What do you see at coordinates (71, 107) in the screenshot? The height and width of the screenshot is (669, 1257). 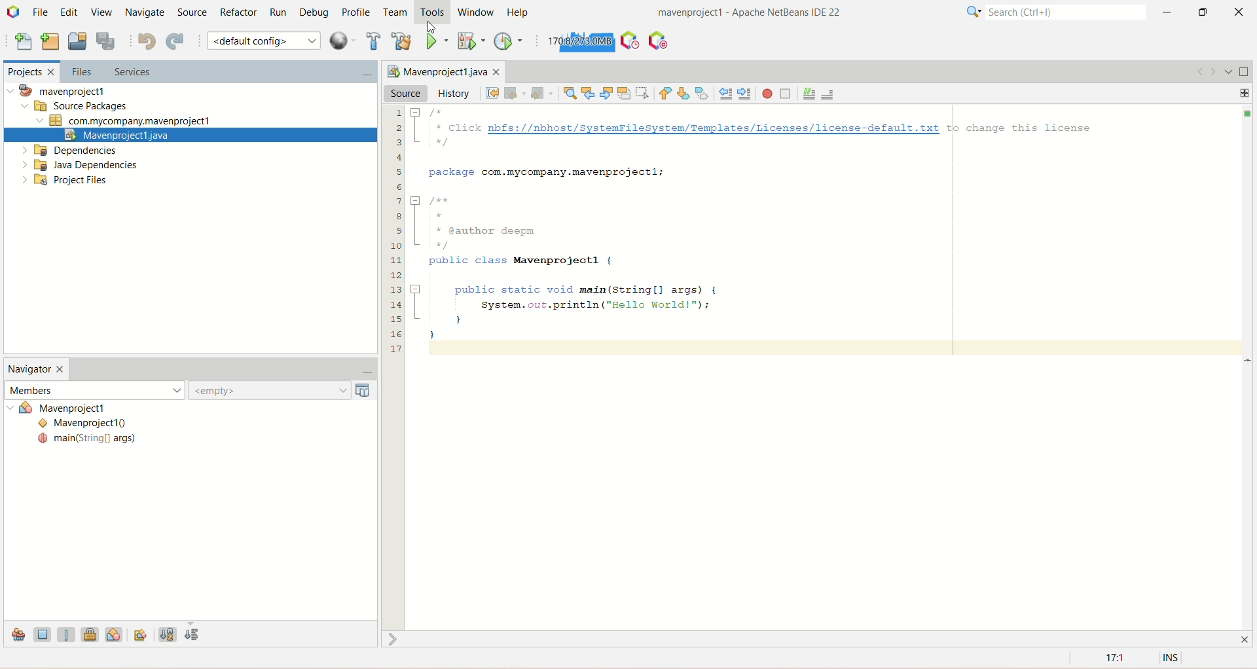 I see `source package` at bounding box center [71, 107].